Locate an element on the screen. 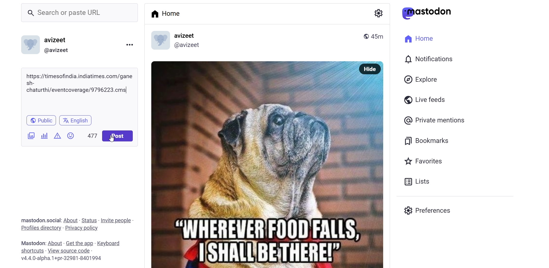   Bookmarks is located at coordinates (426, 143).